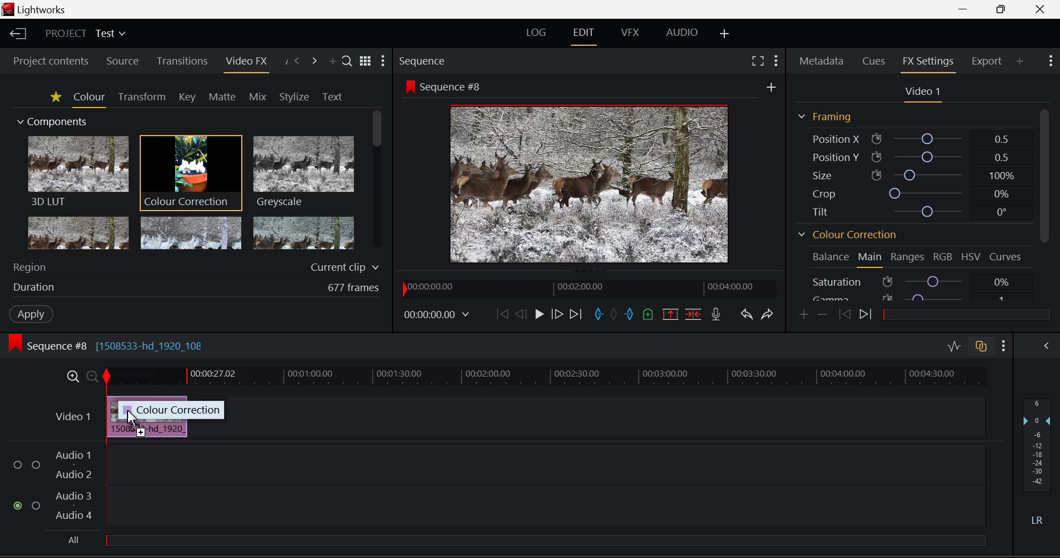  I want to click on To Start, so click(501, 316).